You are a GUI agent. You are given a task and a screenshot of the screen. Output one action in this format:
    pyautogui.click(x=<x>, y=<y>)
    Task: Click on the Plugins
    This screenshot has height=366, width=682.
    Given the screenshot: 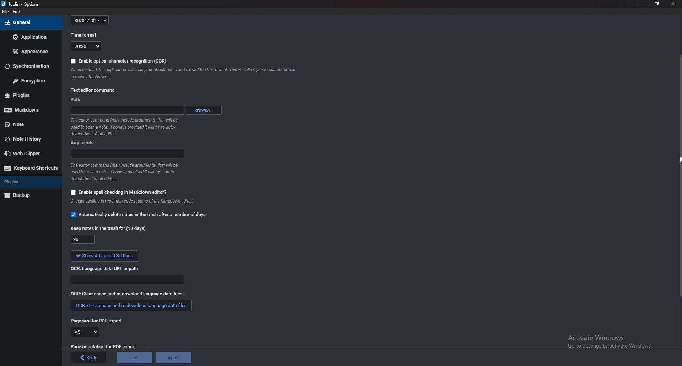 What is the action you would take?
    pyautogui.click(x=25, y=96)
    